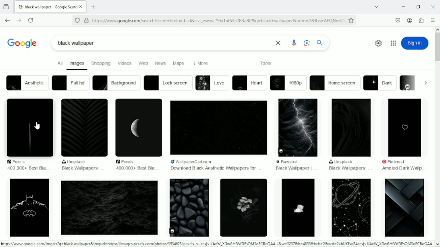 Image resolution: width=440 pixels, height=247 pixels. I want to click on videos, so click(125, 63).